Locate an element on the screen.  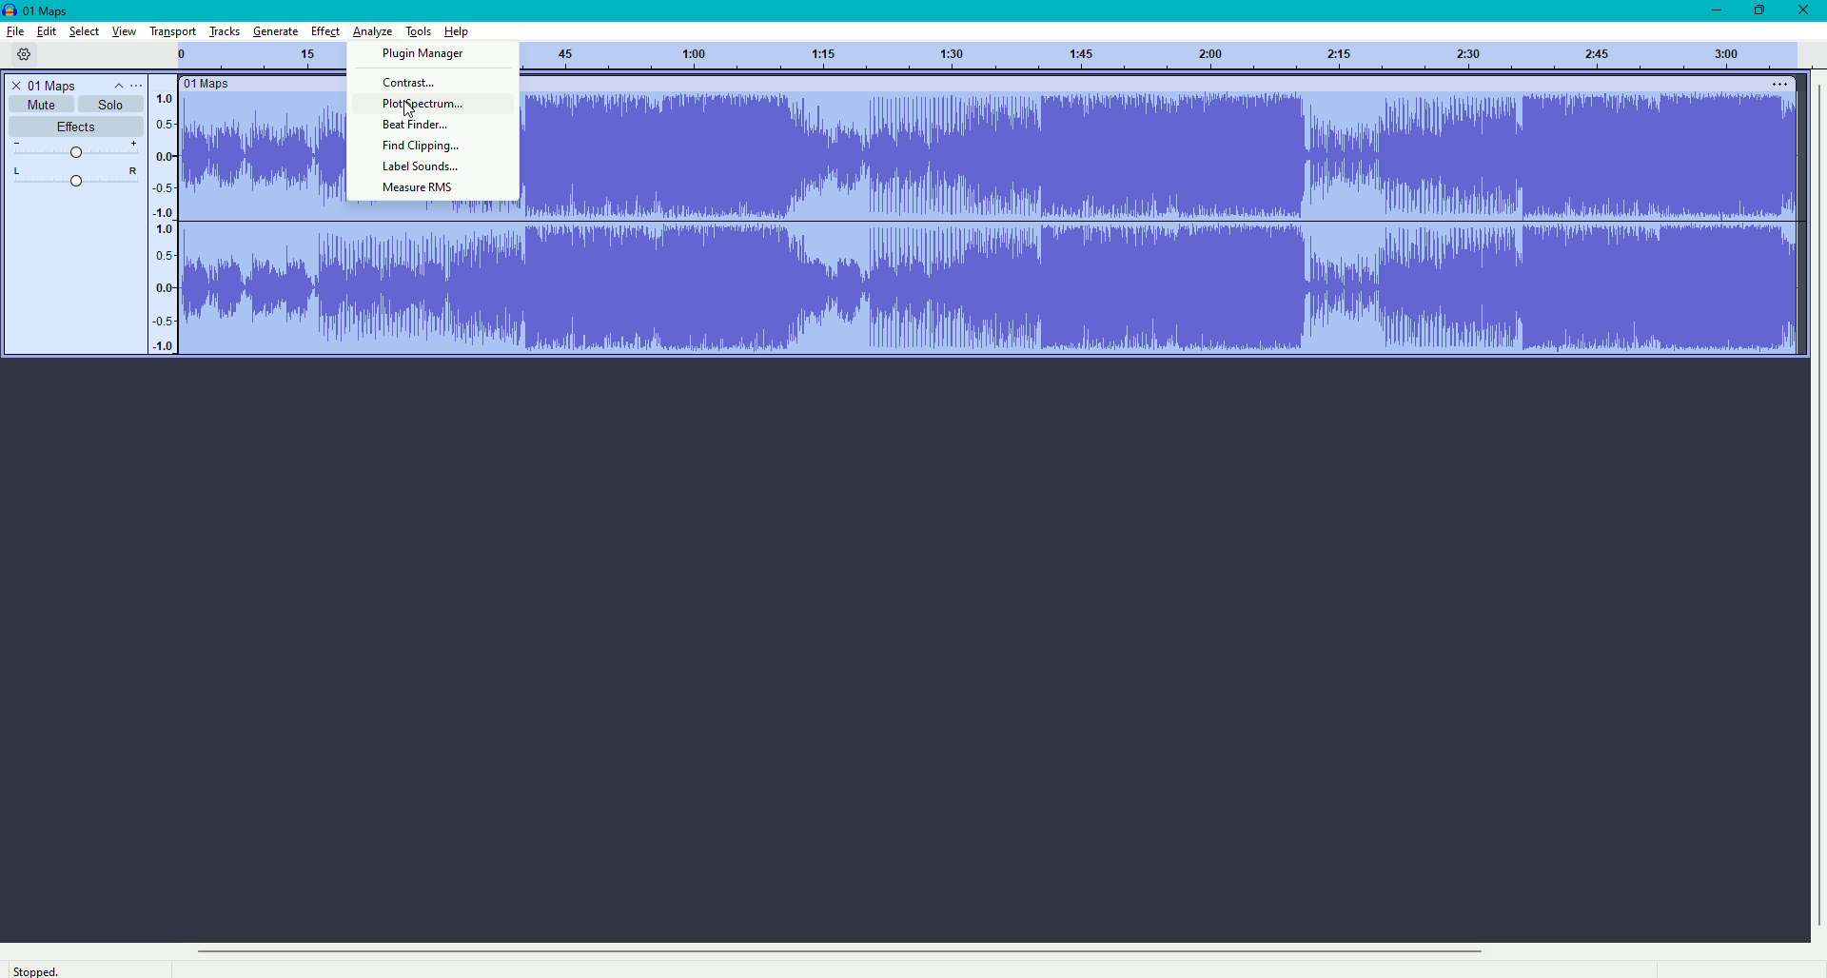
Close is located at coordinates (1805, 10).